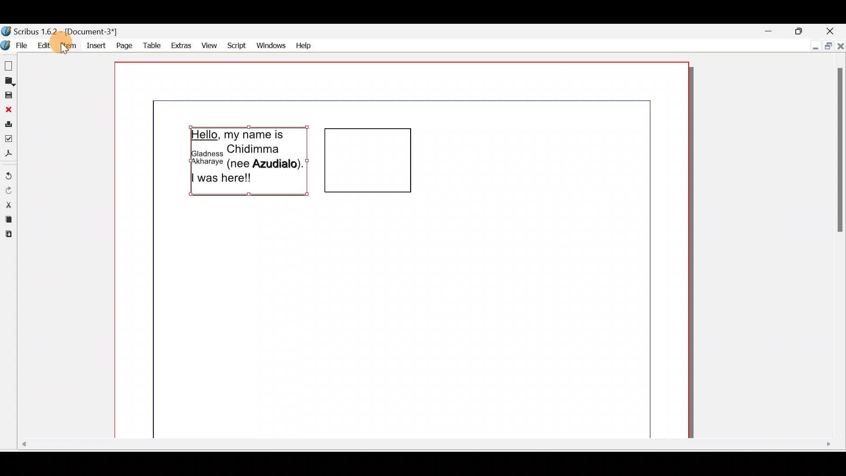  Describe the element at coordinates (67, 31) in the screenshot. I see `Document name` at that location.